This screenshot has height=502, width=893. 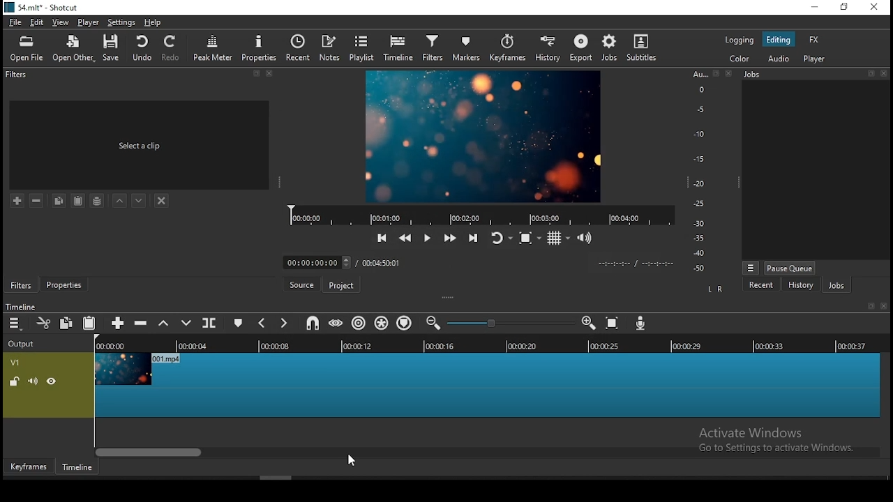 What do you see at coordinates (195, 346) in the screenshot?
I see `00:00:04` at bounding box center [195, 346].